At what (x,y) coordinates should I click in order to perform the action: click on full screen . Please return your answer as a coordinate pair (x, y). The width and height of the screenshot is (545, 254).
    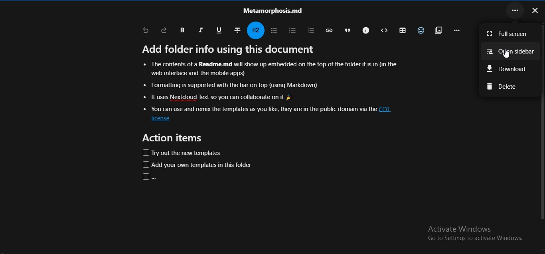
    Looking at the image, I should click on (509, 34).